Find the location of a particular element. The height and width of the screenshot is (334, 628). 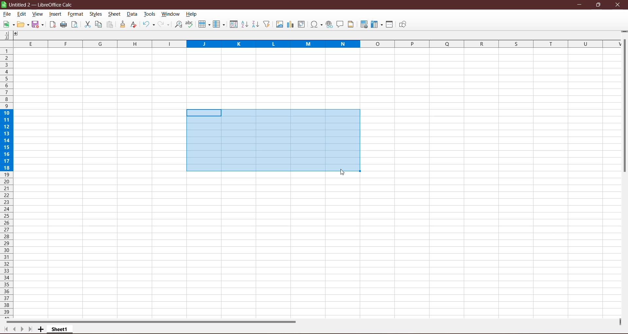

Data is located at coordinates (132, 14).